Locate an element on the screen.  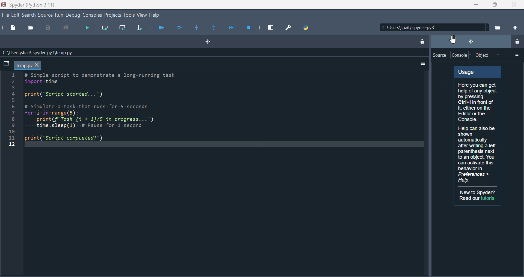
Execute until same function returns is located at coordinates (215, 28).